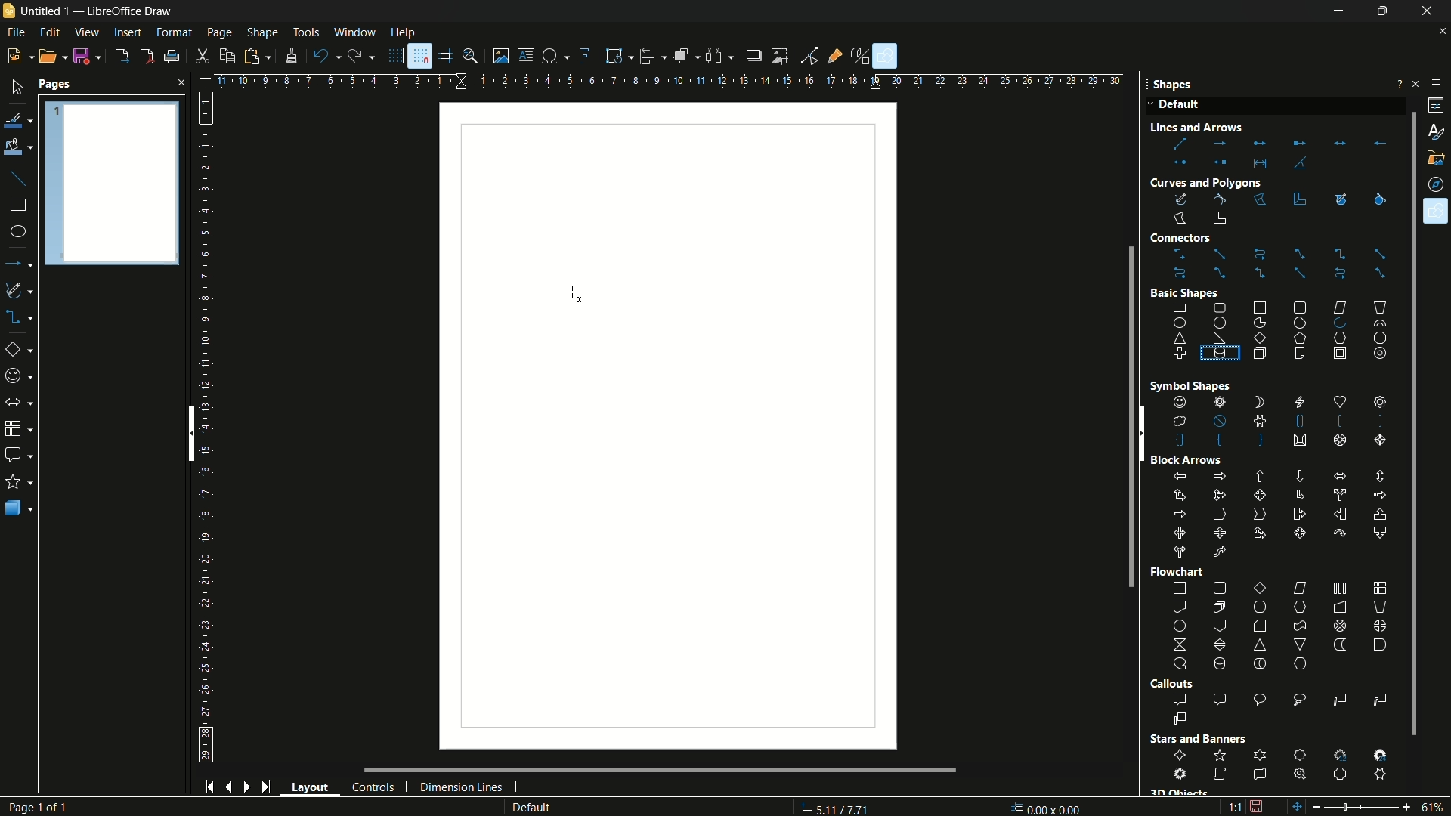 This screenshot has width=1451, height=816. Describe the element at coordinates (265, 788) in the screenshot. I see `end page` at that location.